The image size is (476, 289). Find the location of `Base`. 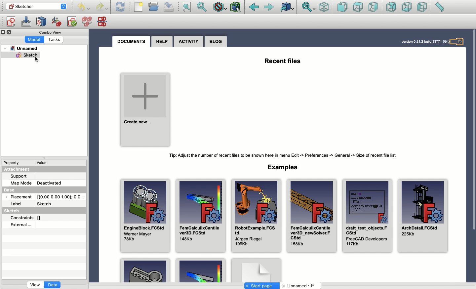

Base is located at coordinates (16, 189).